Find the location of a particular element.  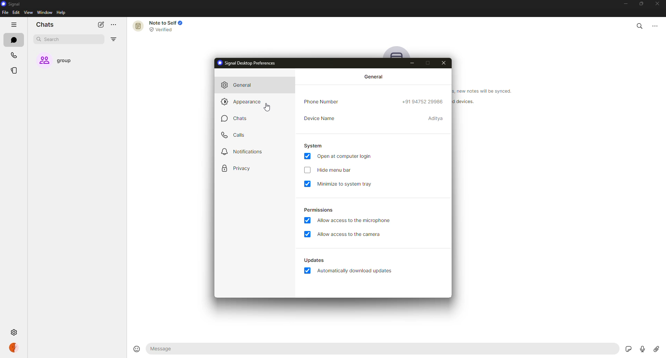

view is located at coordinates (28, 12).